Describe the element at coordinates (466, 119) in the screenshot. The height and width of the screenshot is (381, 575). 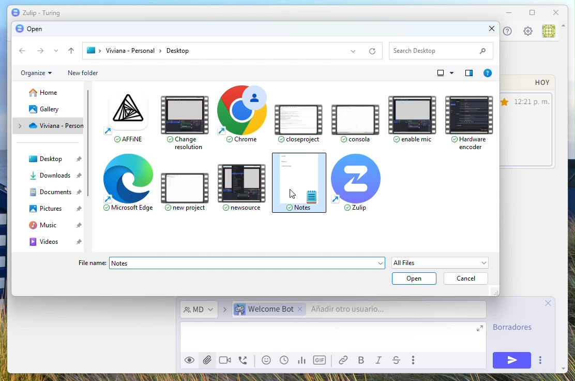
I see `hardware encoder` at that location.